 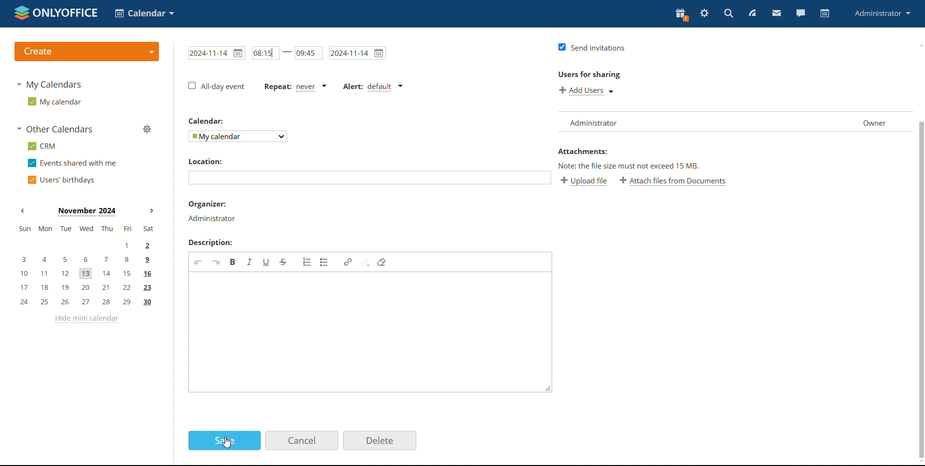 What do you see at coordinates (73, 163) in the screenshot?
I see `events shared with me` at bounding box center [73, 163].